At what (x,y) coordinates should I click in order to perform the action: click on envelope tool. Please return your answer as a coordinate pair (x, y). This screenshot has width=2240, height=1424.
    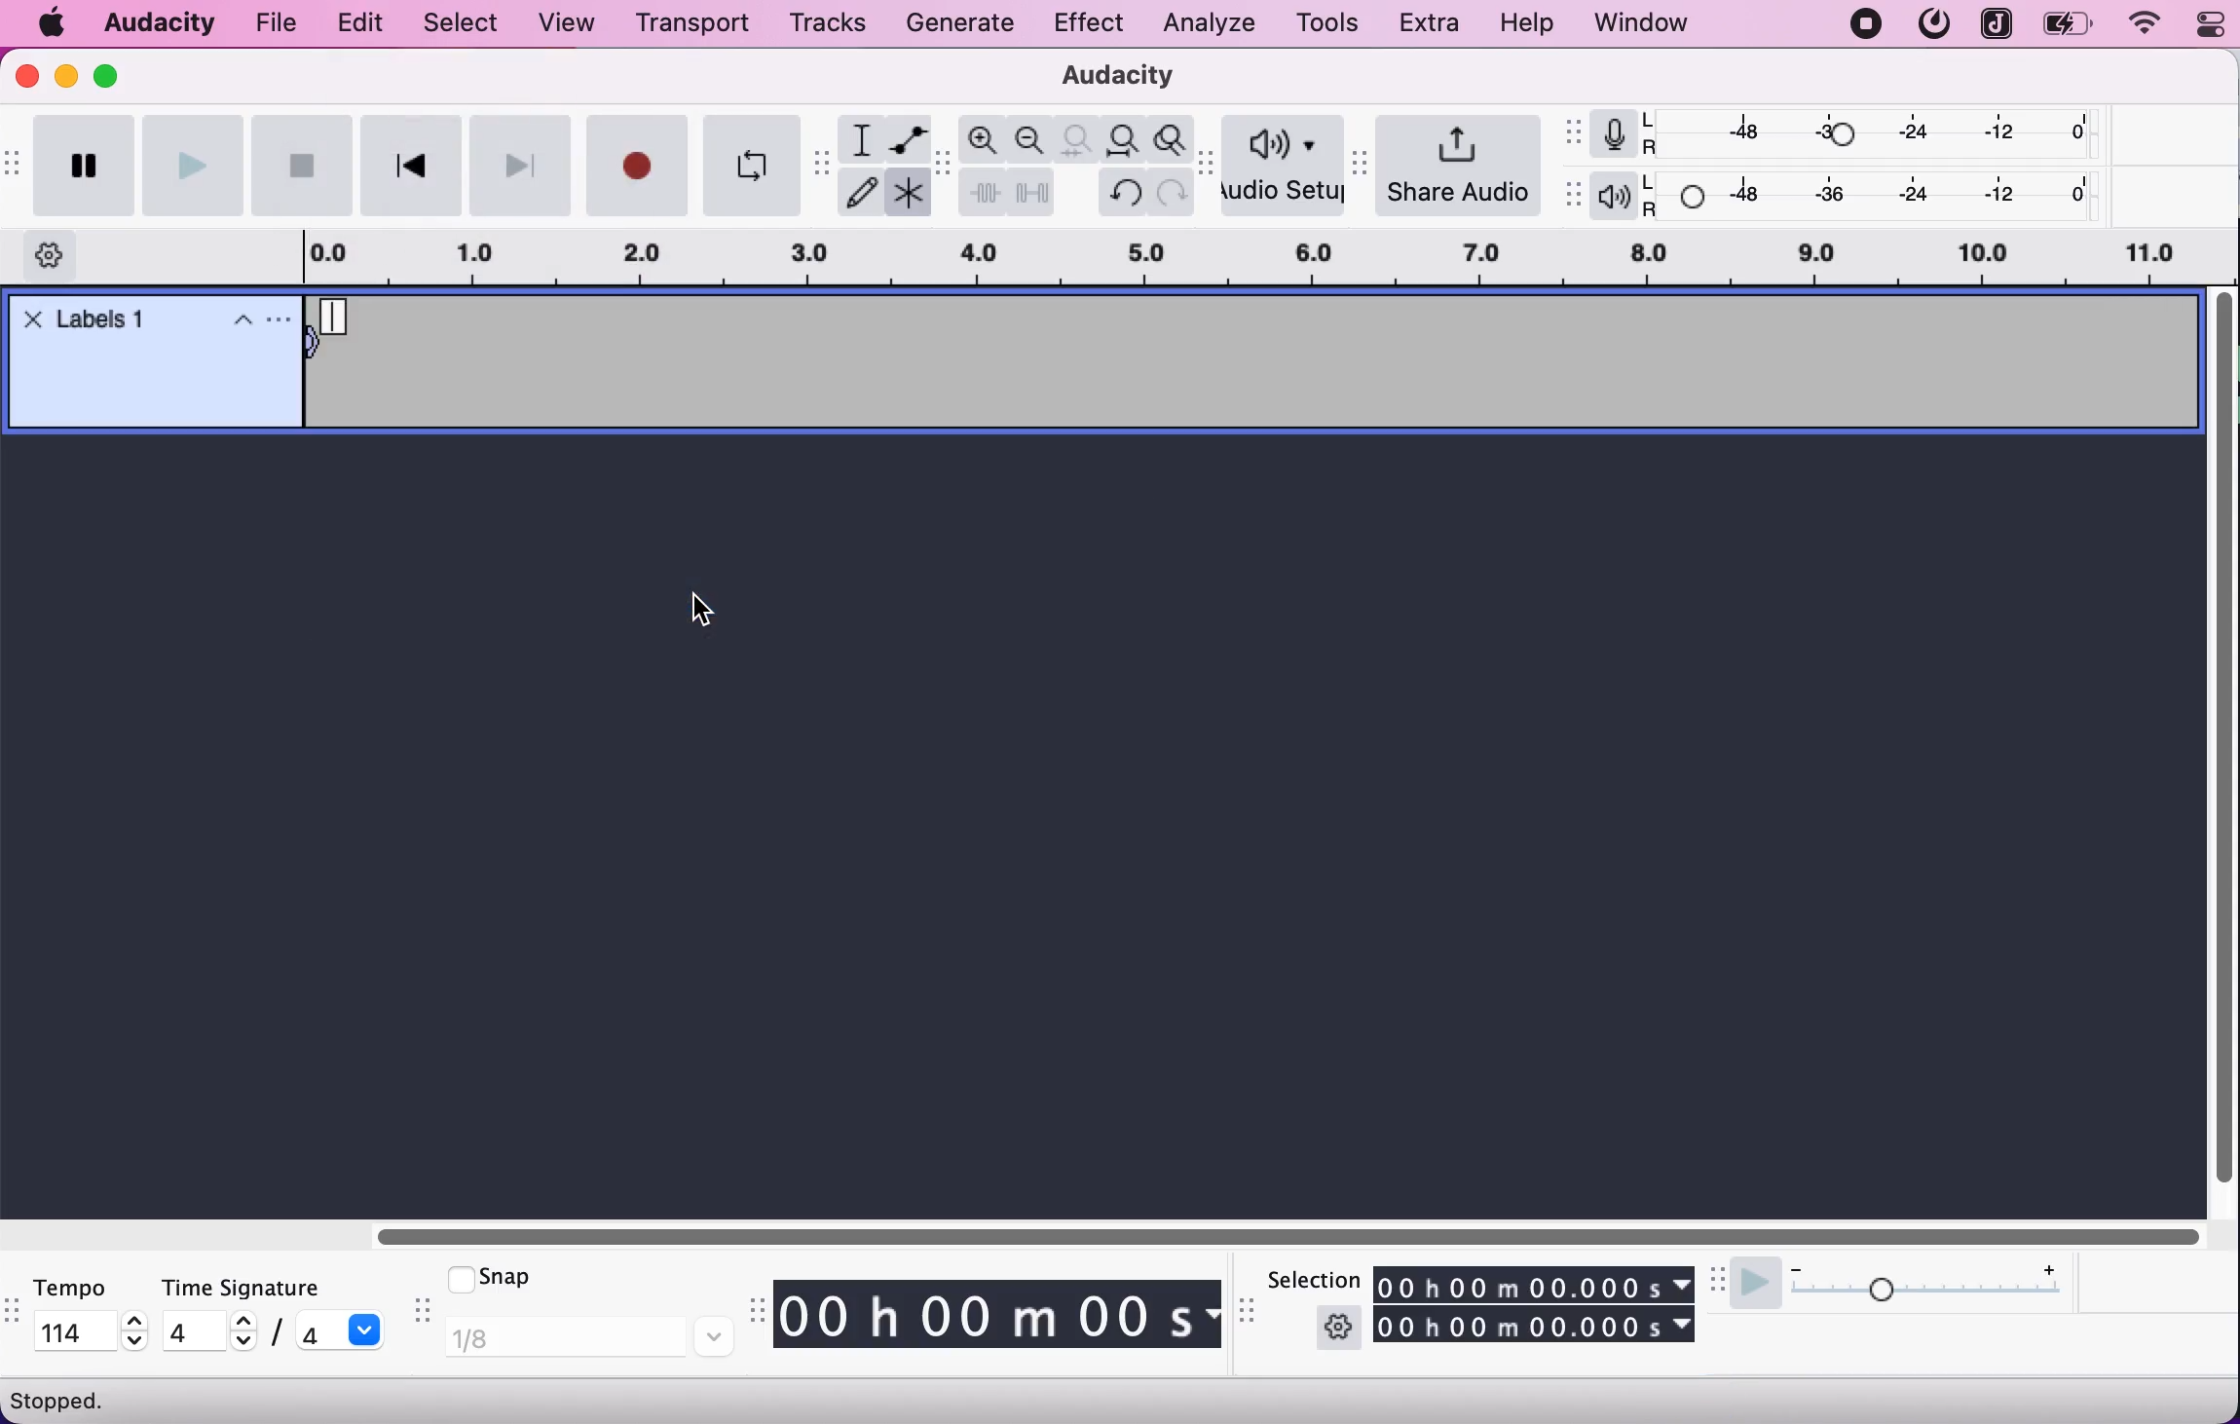
    Looking at the image, I should click on (906, 139).